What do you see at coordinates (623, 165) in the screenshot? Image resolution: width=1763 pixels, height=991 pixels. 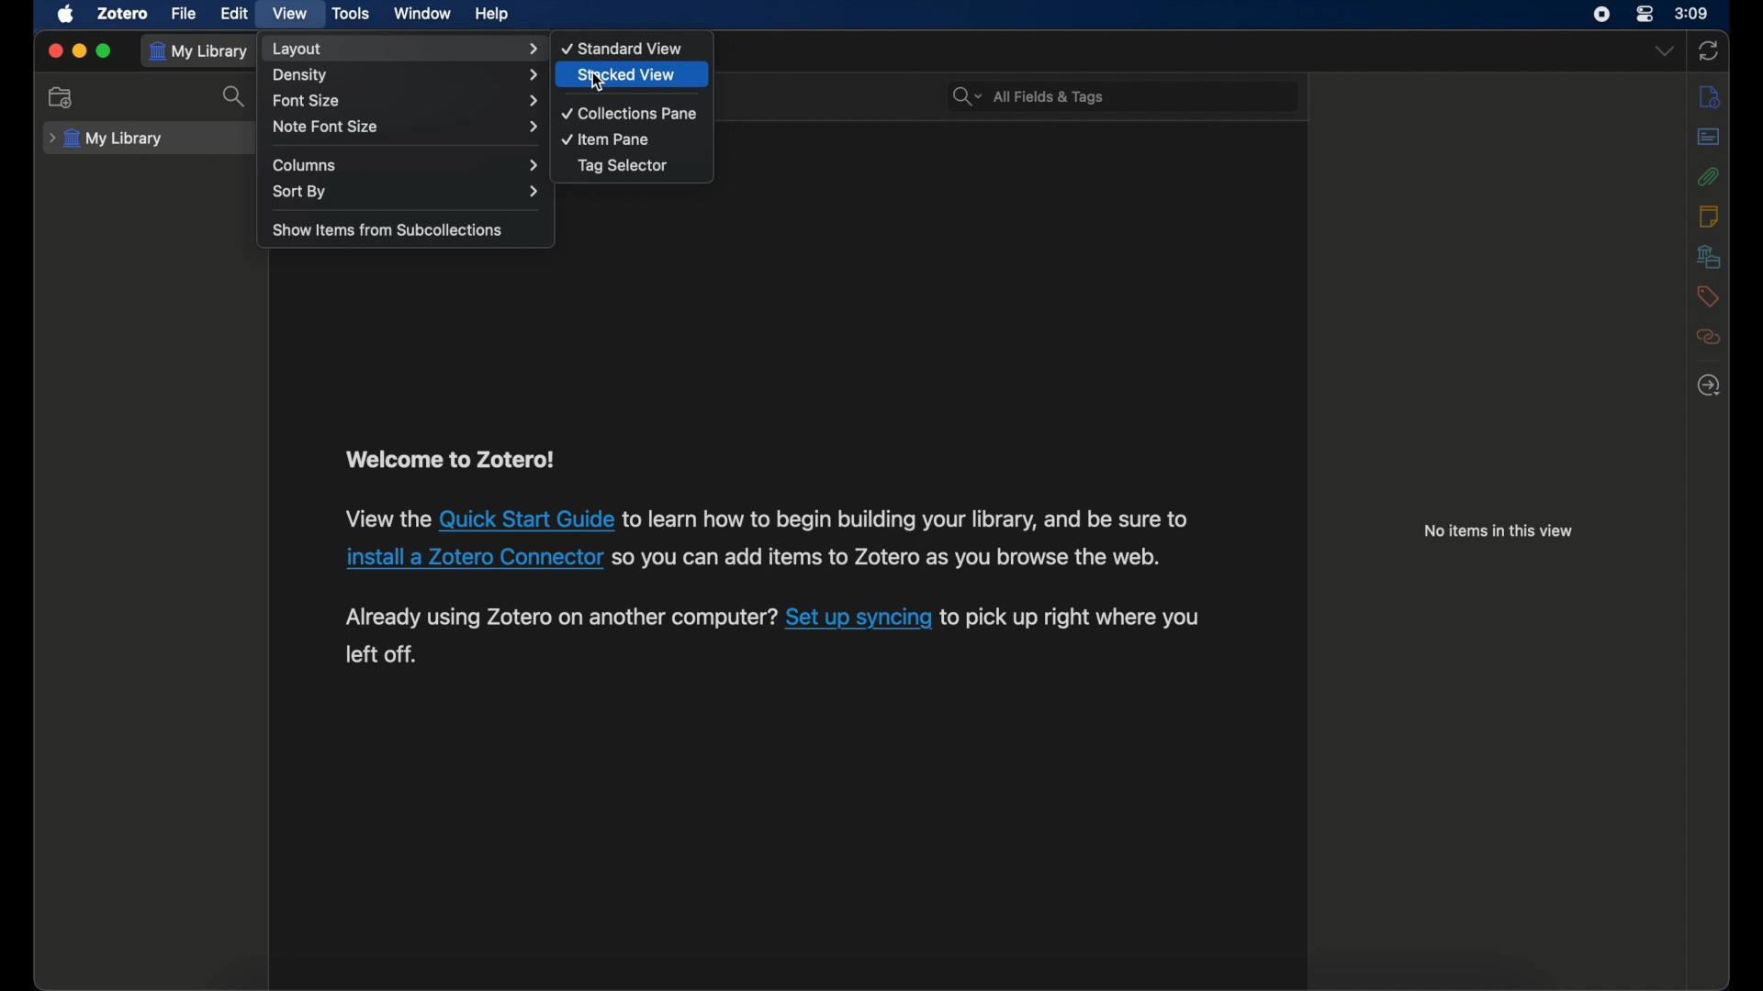 I see `tag selector` at bounding box center [623, 165].